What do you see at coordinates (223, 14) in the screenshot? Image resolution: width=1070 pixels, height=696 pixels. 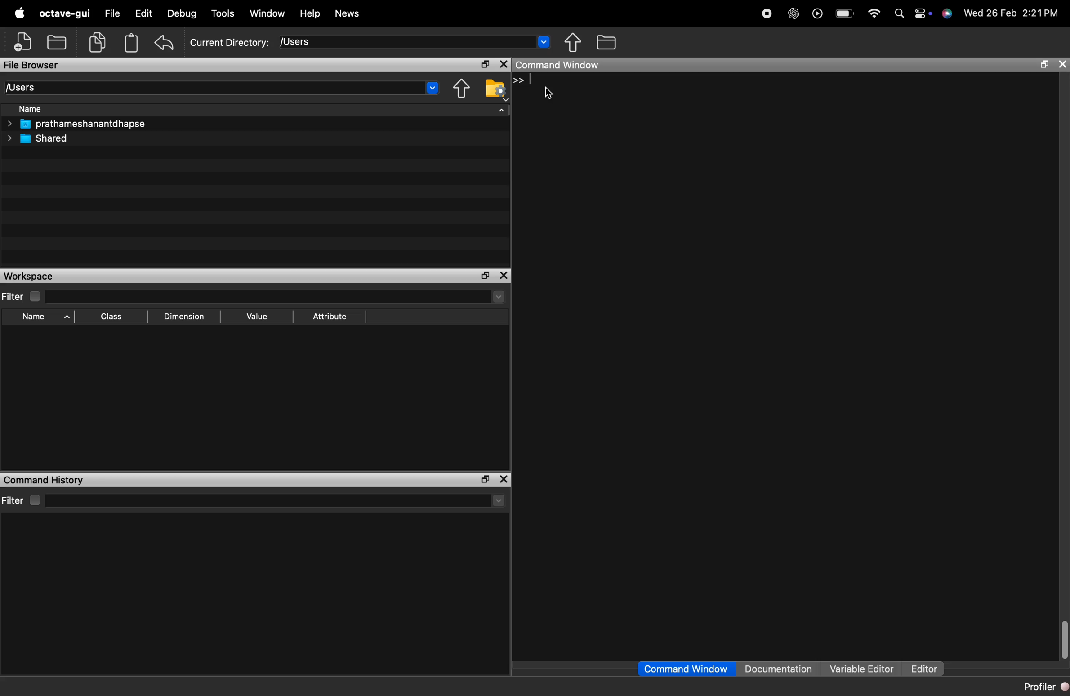 I see `Tools` at bounding box center [223, 14].